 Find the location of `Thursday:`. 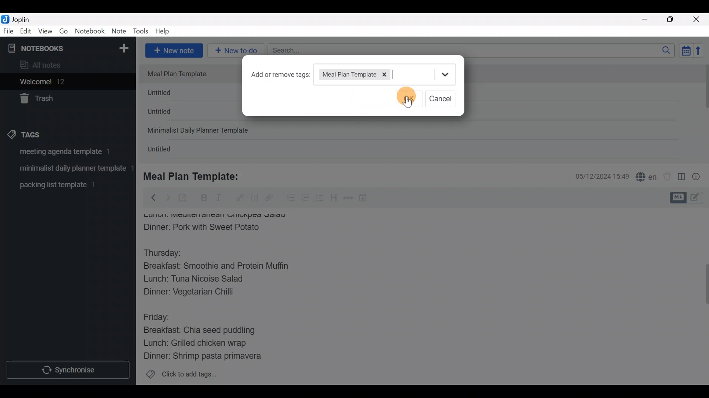

Thursday: is located at coordinates (168, 253).